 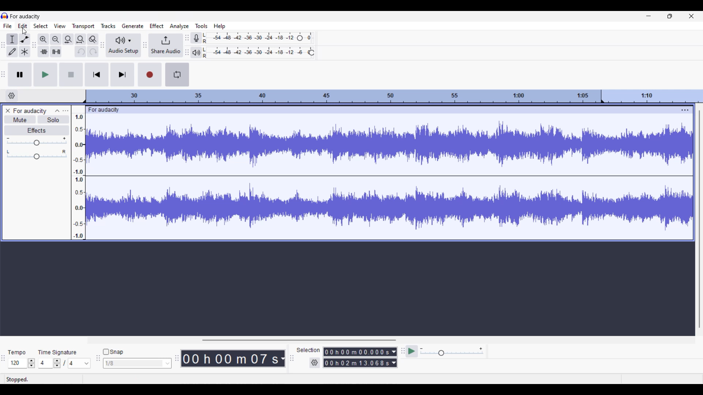 What do you see at coordinates (649, 16) in the screenshot?
I see `Minimize` at bounding box center [649, 16].